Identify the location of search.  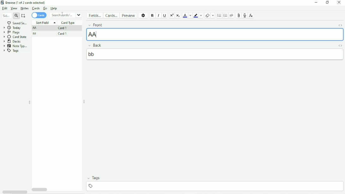
(16, 16).